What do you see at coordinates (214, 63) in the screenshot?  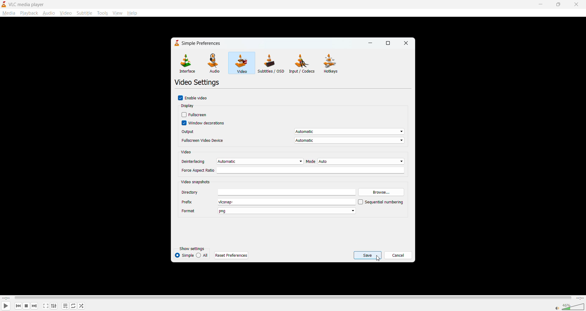 I see `audio` at bounding box center [214, 63].